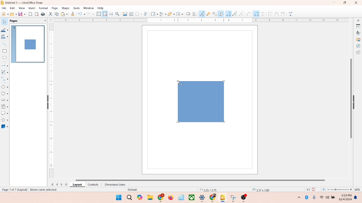 The height and width of the screenshot is (203, 362). I want to click on close, so click(355, 3).